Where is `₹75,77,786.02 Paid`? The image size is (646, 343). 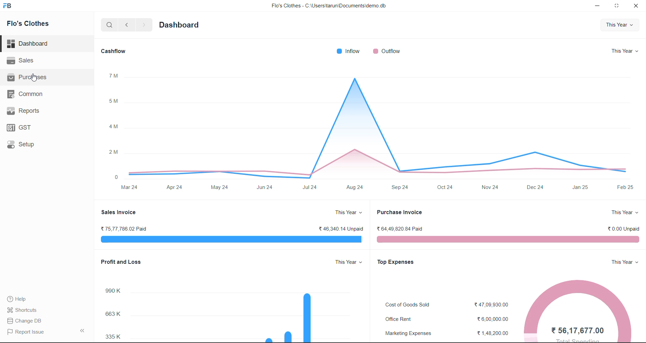 ₹75,77,786.02 Paid is located at coordinates (123, 230).